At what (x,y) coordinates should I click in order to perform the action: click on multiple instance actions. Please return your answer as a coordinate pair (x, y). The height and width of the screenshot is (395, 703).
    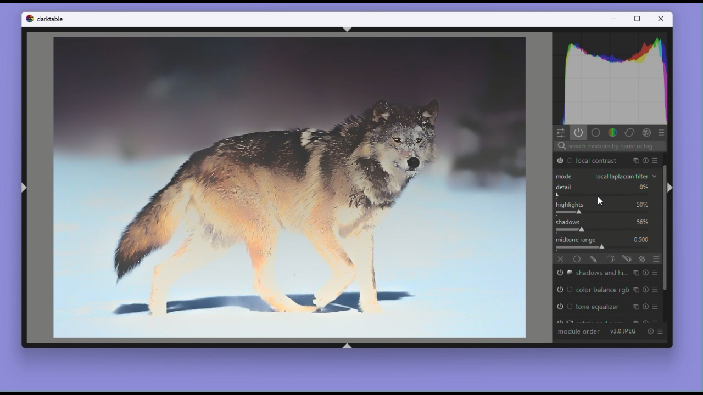
    Looking at the image, I should click on (635, 273).